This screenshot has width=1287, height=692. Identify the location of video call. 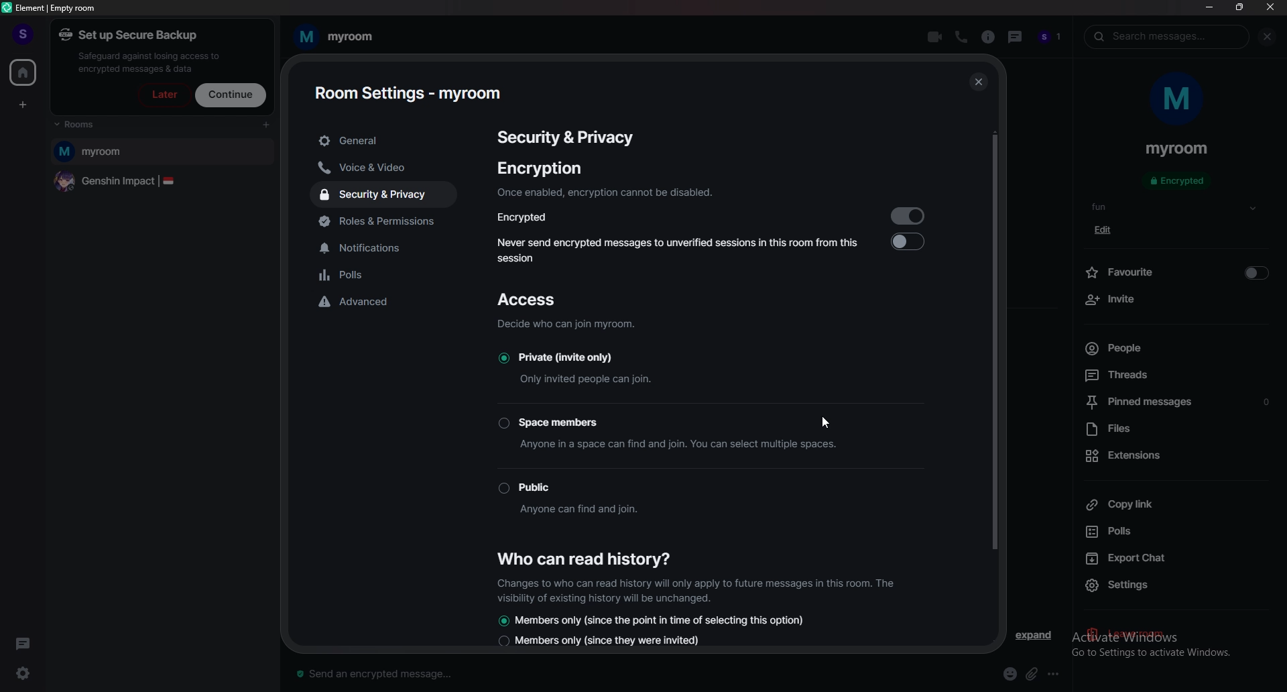
(934, 37).